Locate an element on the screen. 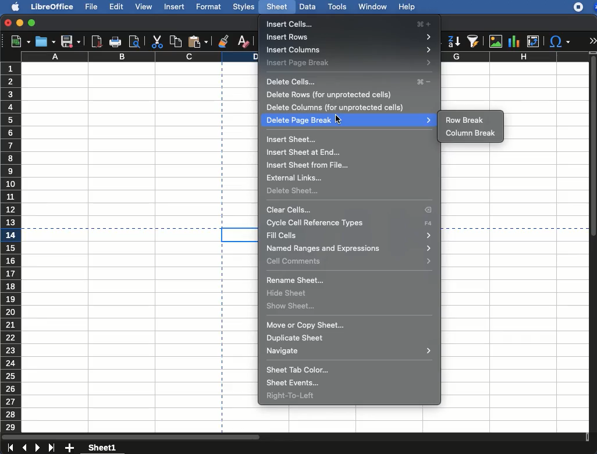 The width and height of the screenshot is (597, 454). chart is located at coordinates (514, 42).